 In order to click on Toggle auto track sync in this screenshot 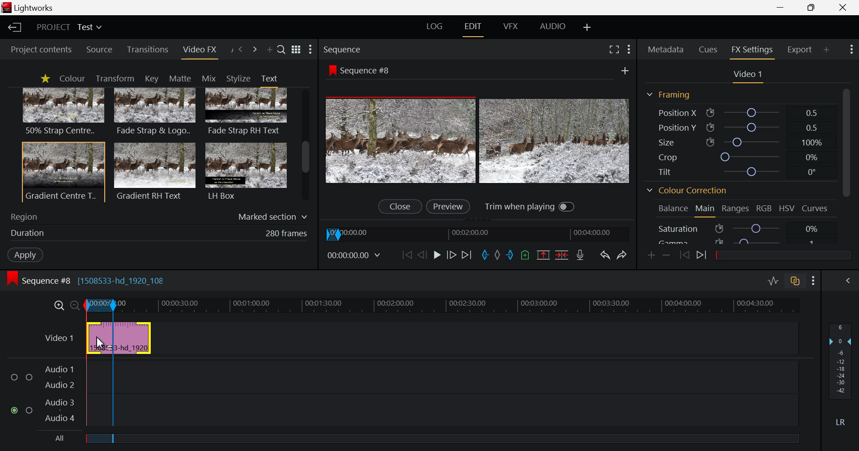, I will do `click(796, 282)`.